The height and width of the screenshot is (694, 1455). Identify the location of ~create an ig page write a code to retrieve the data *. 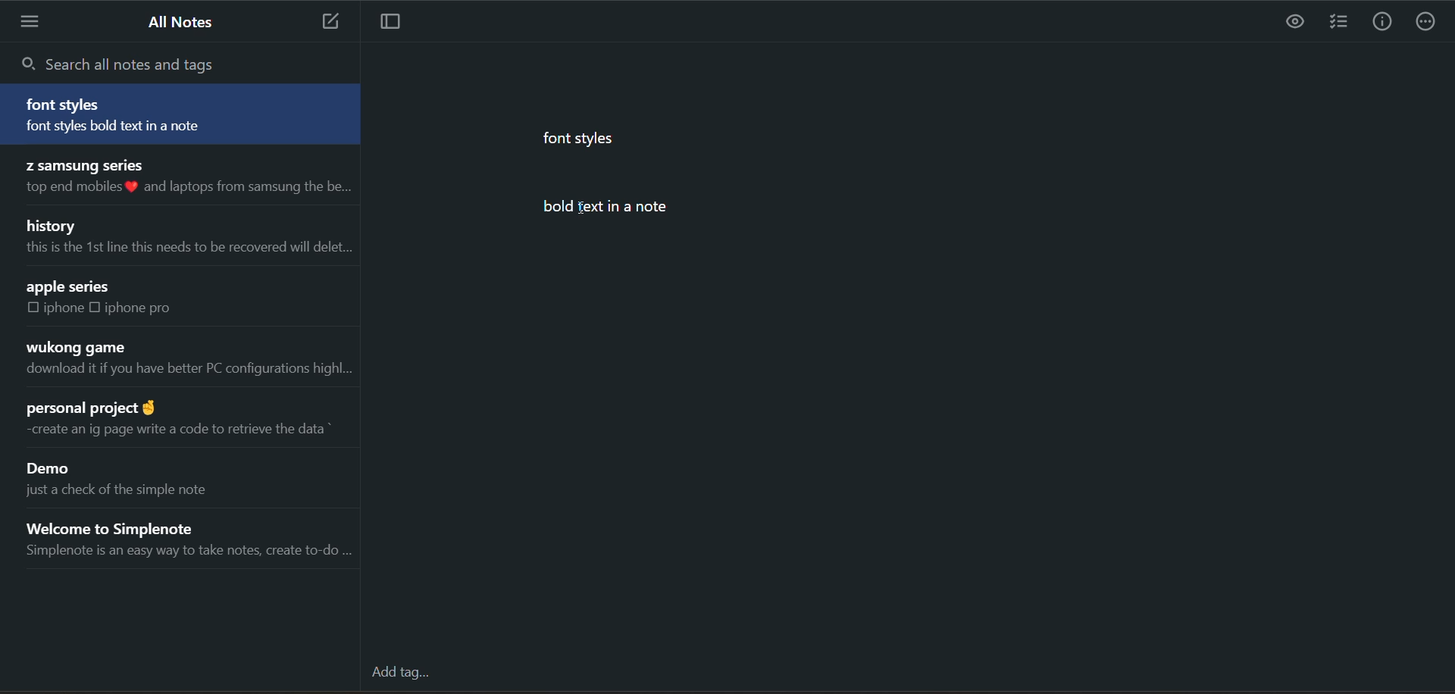
(174, 429).